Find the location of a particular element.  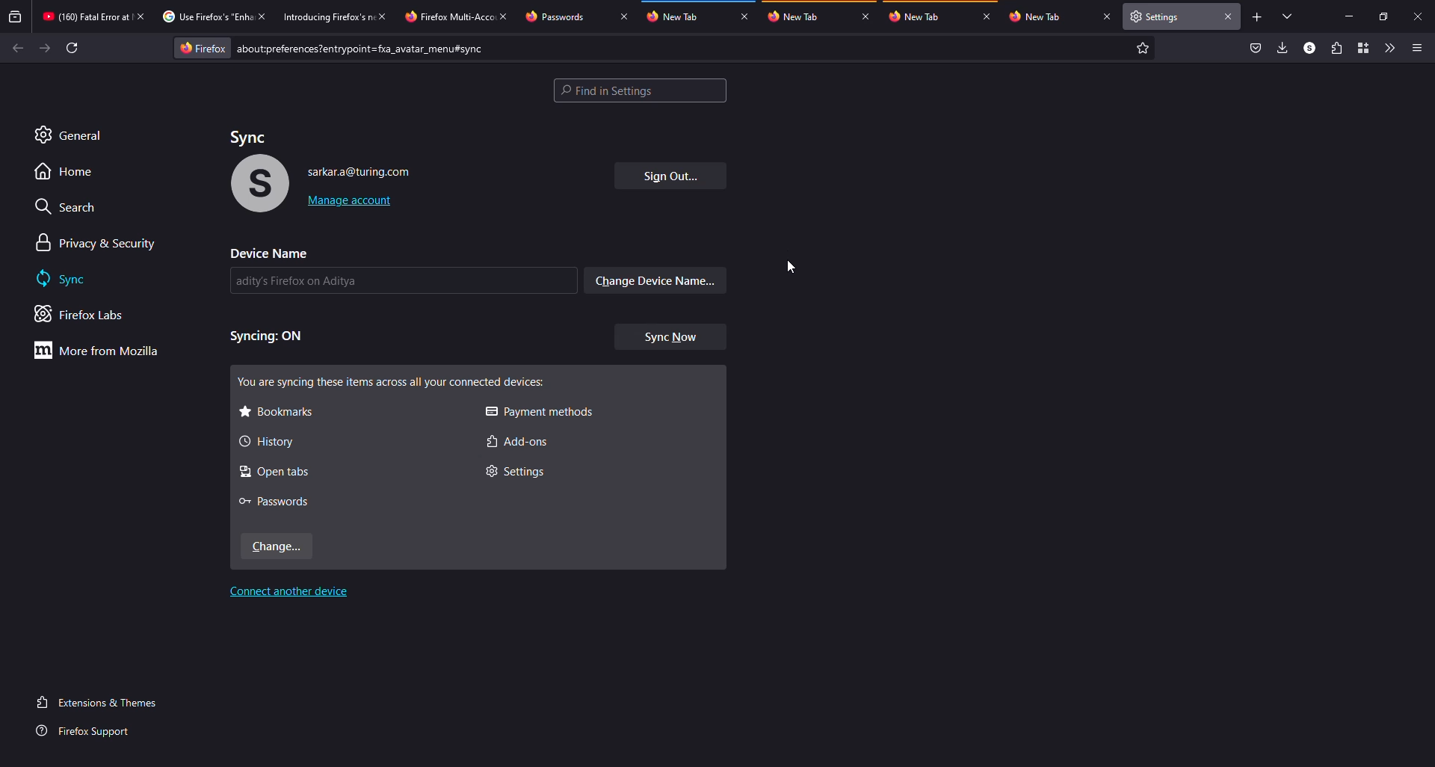

firefox is located at coordinates (203, 48).